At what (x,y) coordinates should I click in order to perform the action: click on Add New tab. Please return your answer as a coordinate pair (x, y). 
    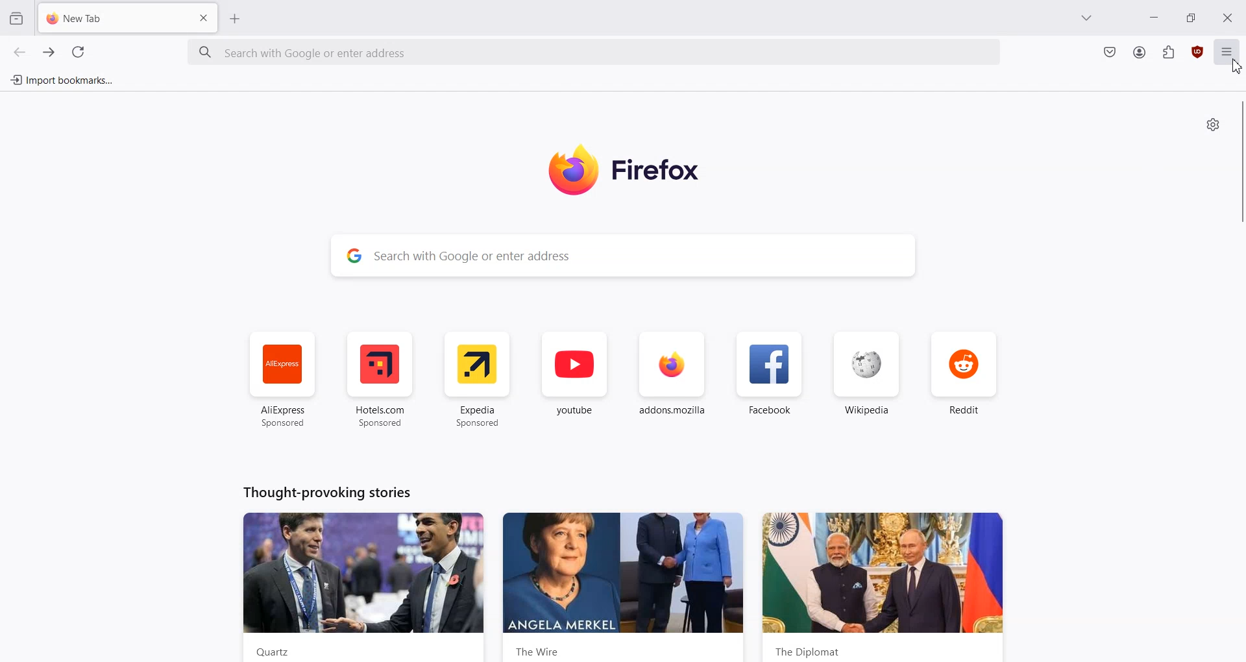
    Looking at the image, I should click on (235, 19).